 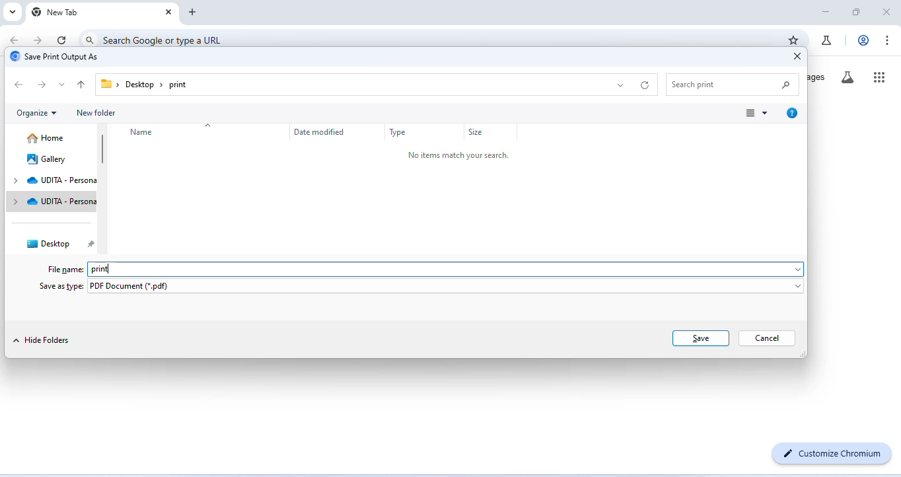 I want to click on hide folders, so click(x=42, y=340).